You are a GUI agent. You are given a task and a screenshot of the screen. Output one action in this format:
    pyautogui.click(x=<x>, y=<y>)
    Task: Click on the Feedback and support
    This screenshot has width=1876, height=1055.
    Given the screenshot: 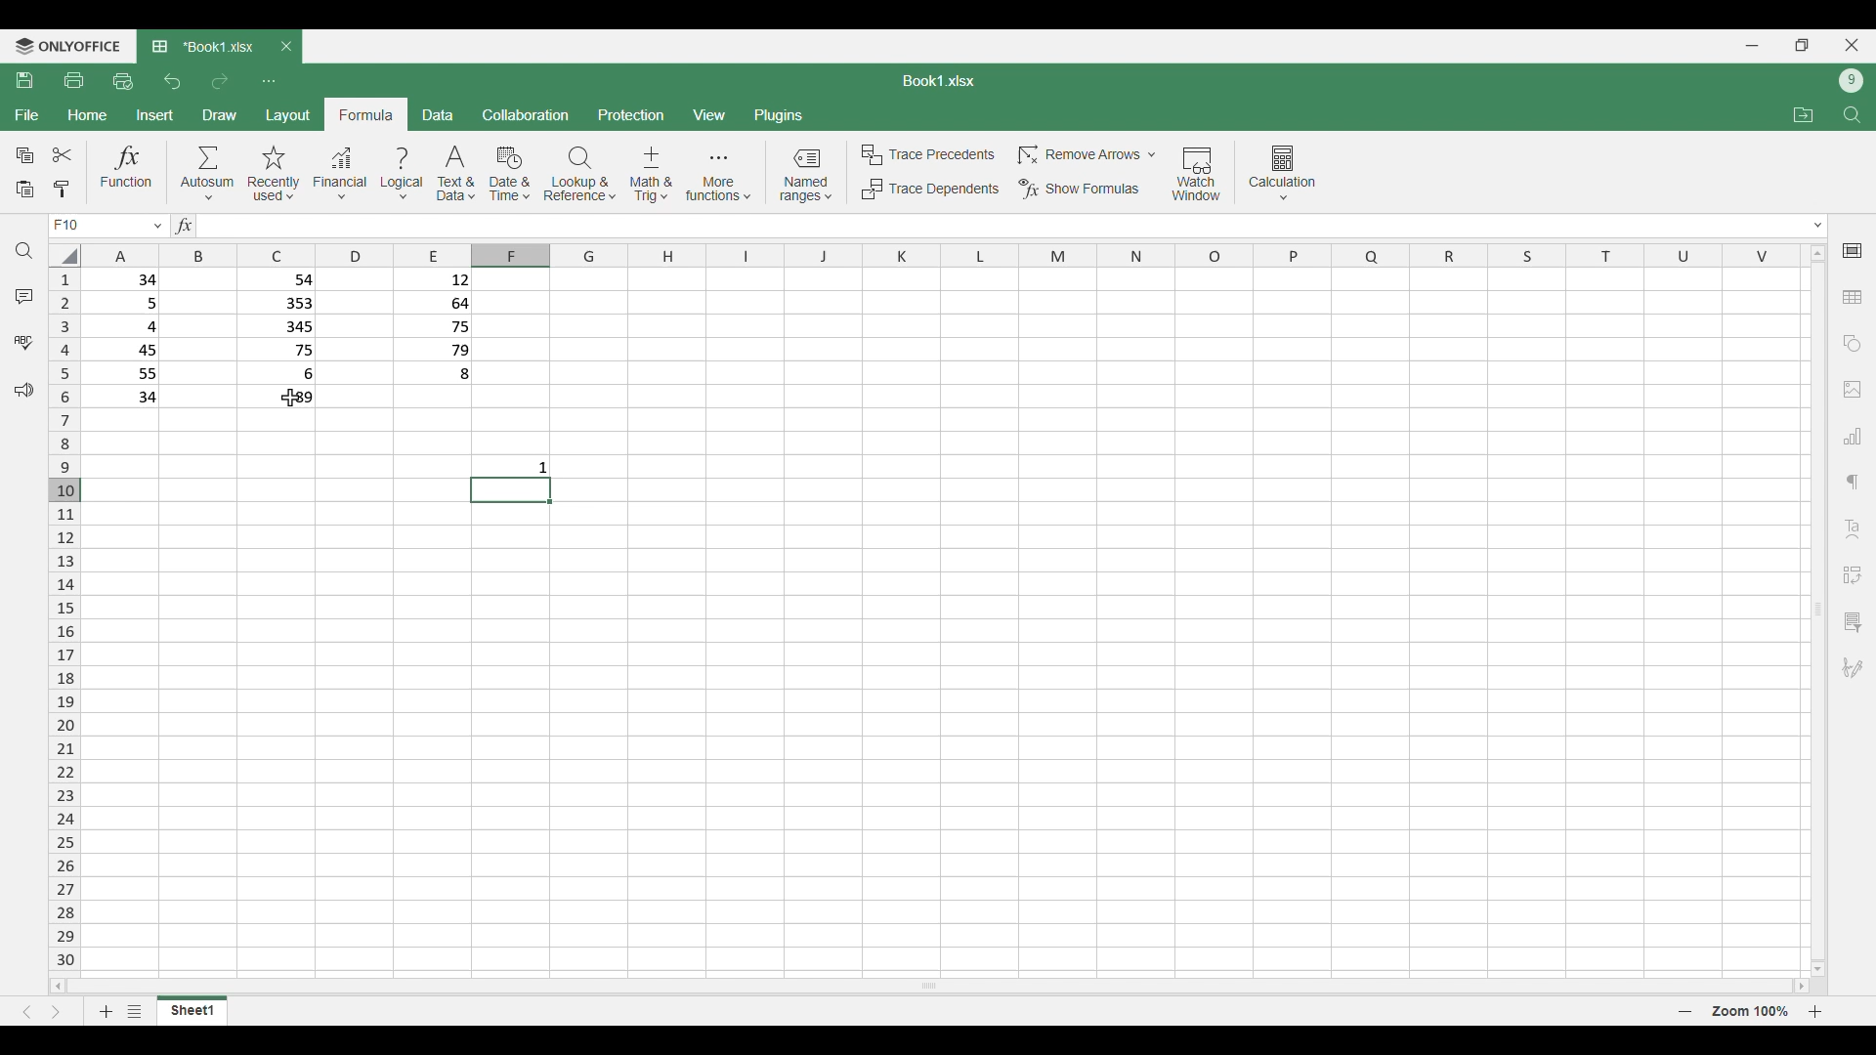 What is the action you would take?
    pyautogui.click(x=23, y=391)
    